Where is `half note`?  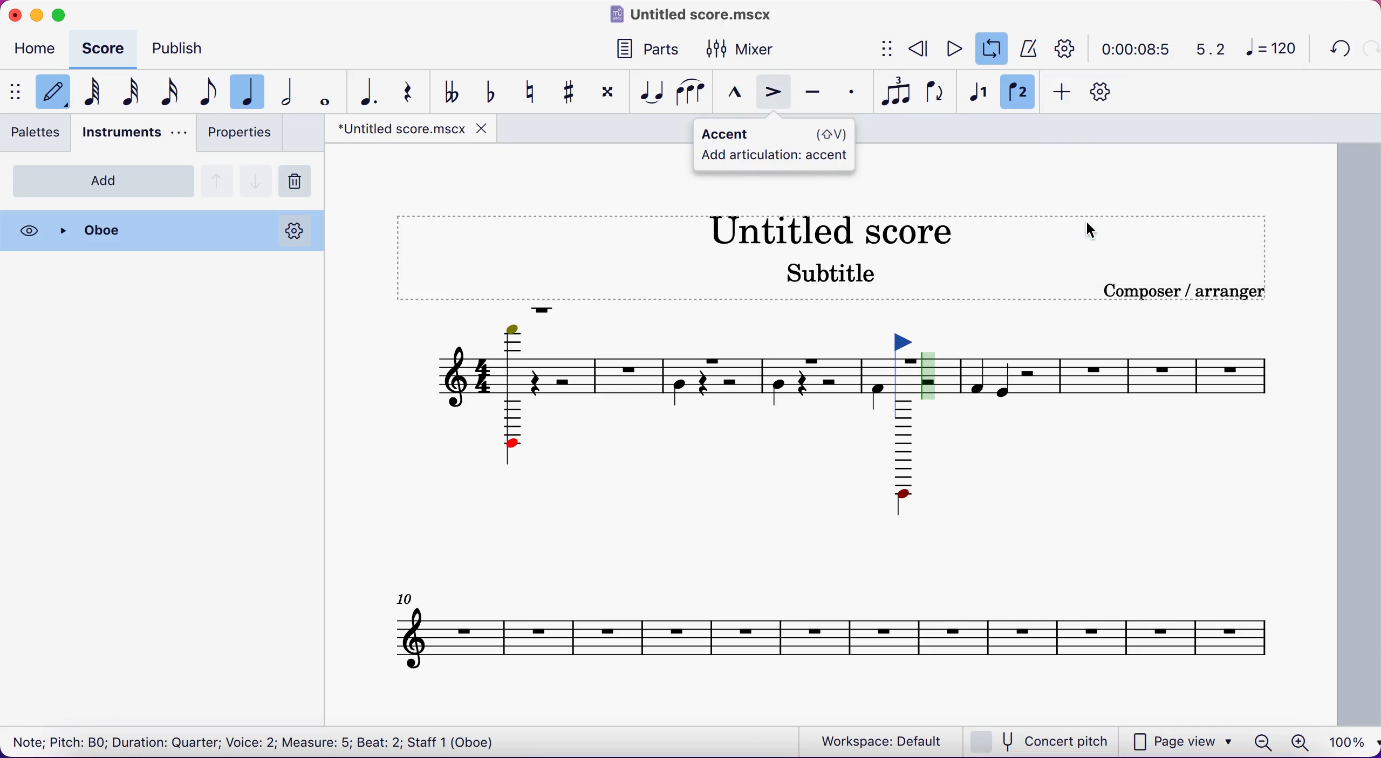 half note is located at coordinates (292, 92).